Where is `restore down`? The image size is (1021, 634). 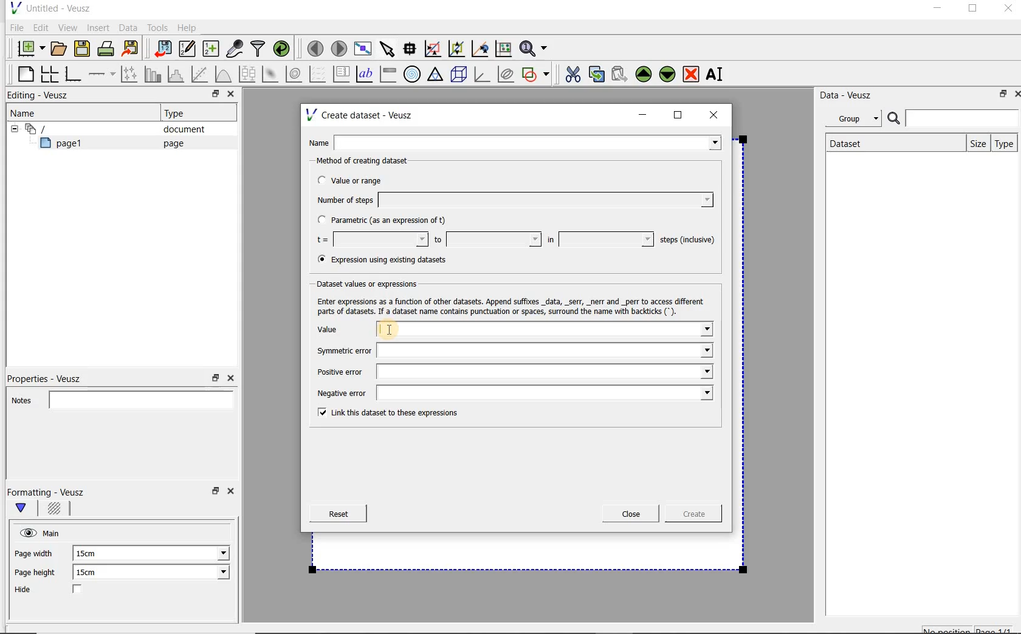 restore down is located at coordinates (212, 95).